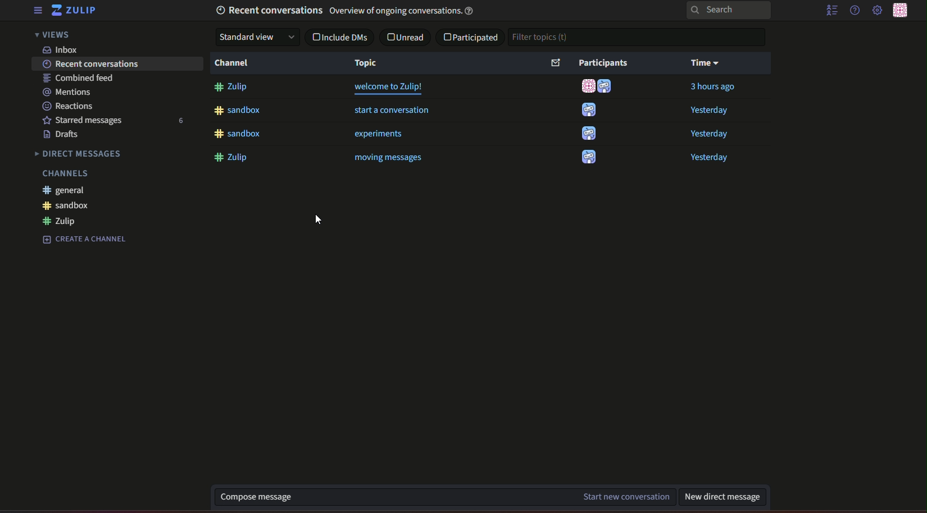  I want to click on New direct message, so click(722, 497).